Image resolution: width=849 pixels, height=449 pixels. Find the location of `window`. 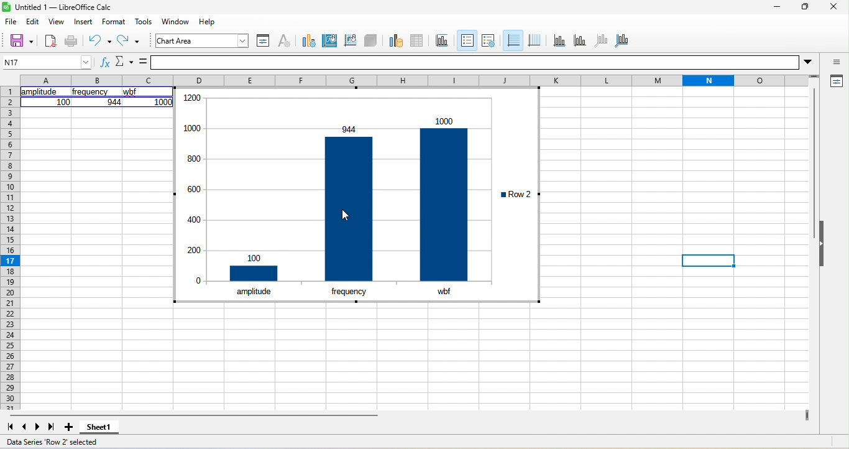

window is located at coordinates (173, 22).